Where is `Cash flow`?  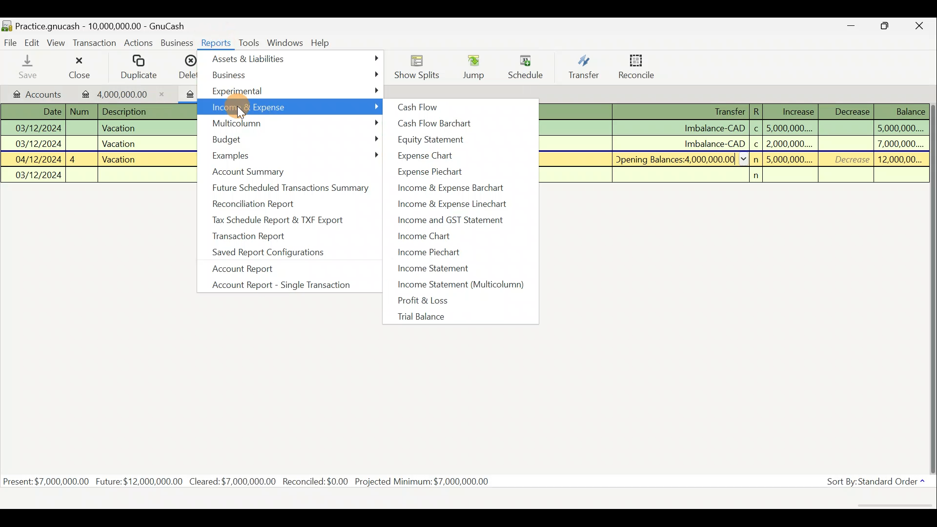
Cash flow is located at coordinates (418, 106).